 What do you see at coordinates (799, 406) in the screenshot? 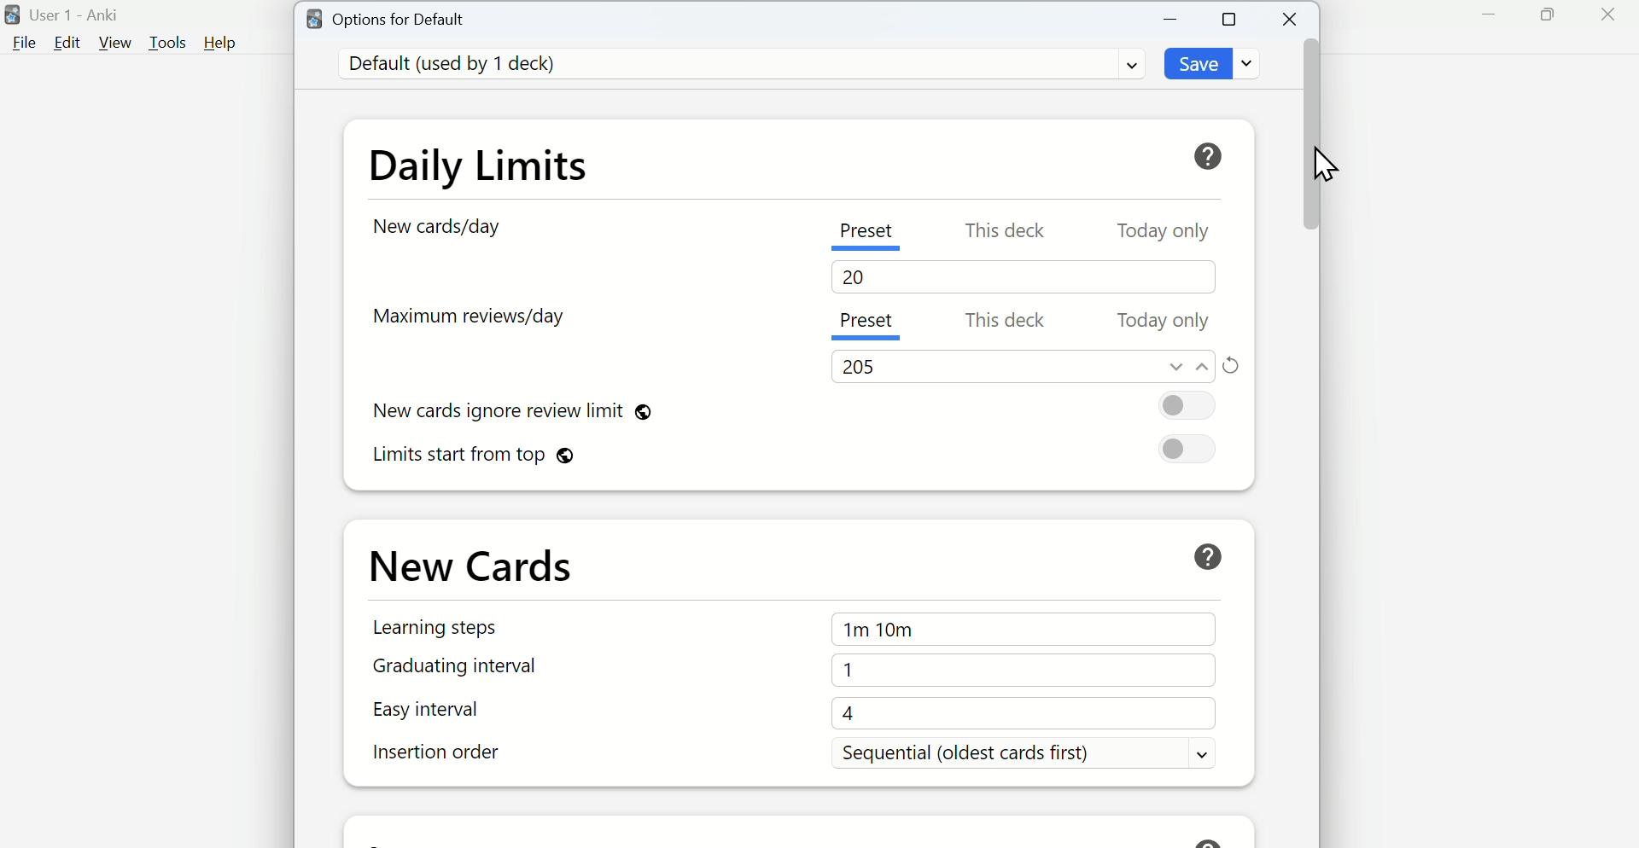
I see `New cards ignore review limit` at bounding box center [799, 406].